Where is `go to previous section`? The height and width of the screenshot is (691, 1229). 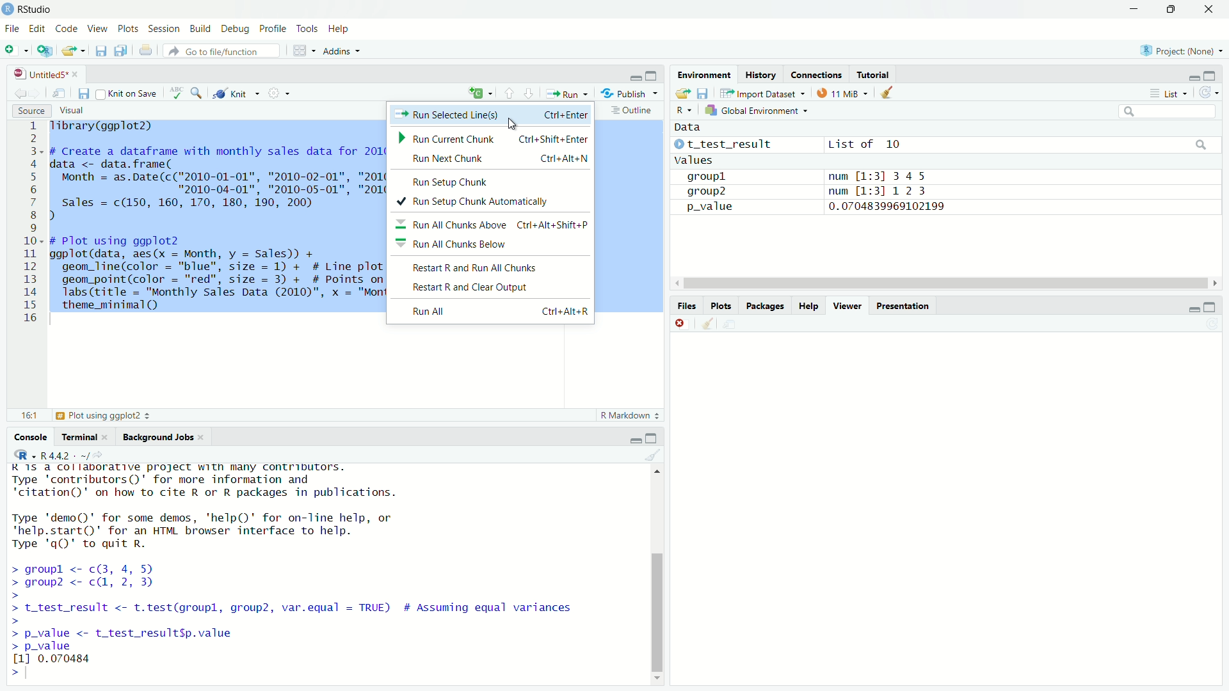
go to previous section is located at coordinates (510, 94).